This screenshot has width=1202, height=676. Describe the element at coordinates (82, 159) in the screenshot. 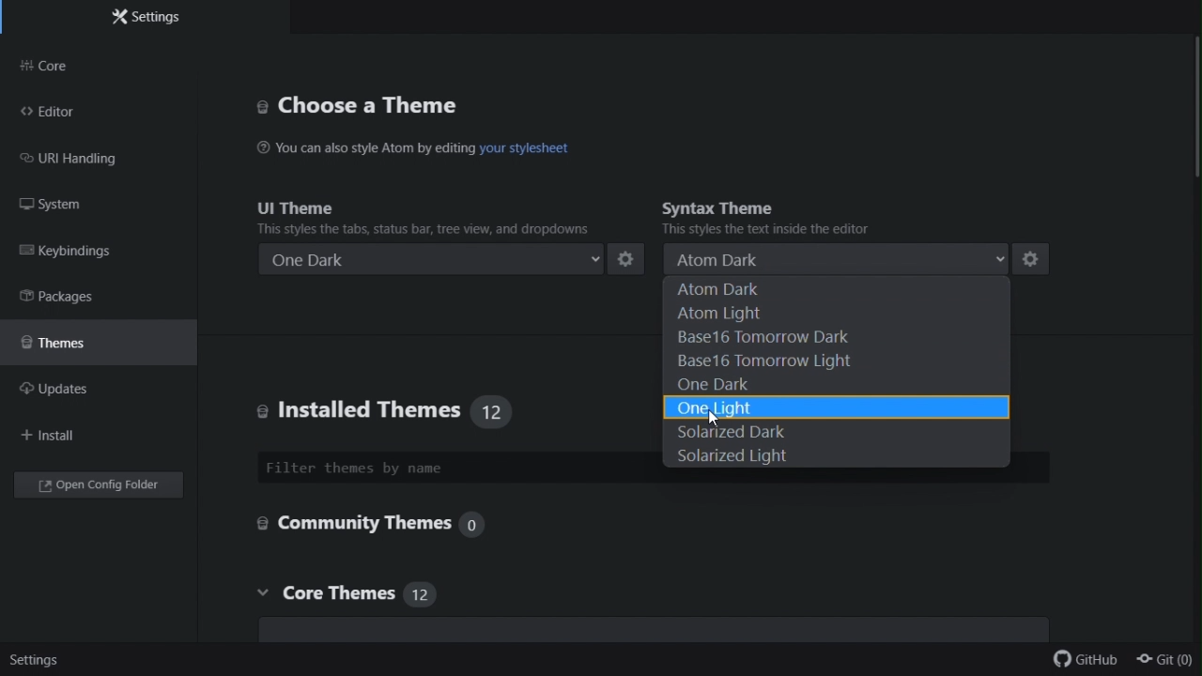

I see `FREE TRIAL EXPIREDURL handling` at that location.